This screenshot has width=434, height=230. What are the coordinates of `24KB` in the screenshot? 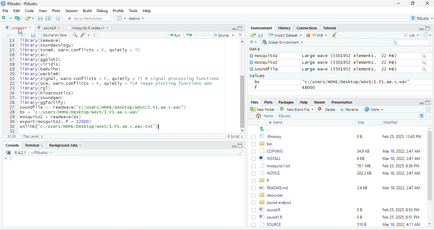 It's located at (361, 187).